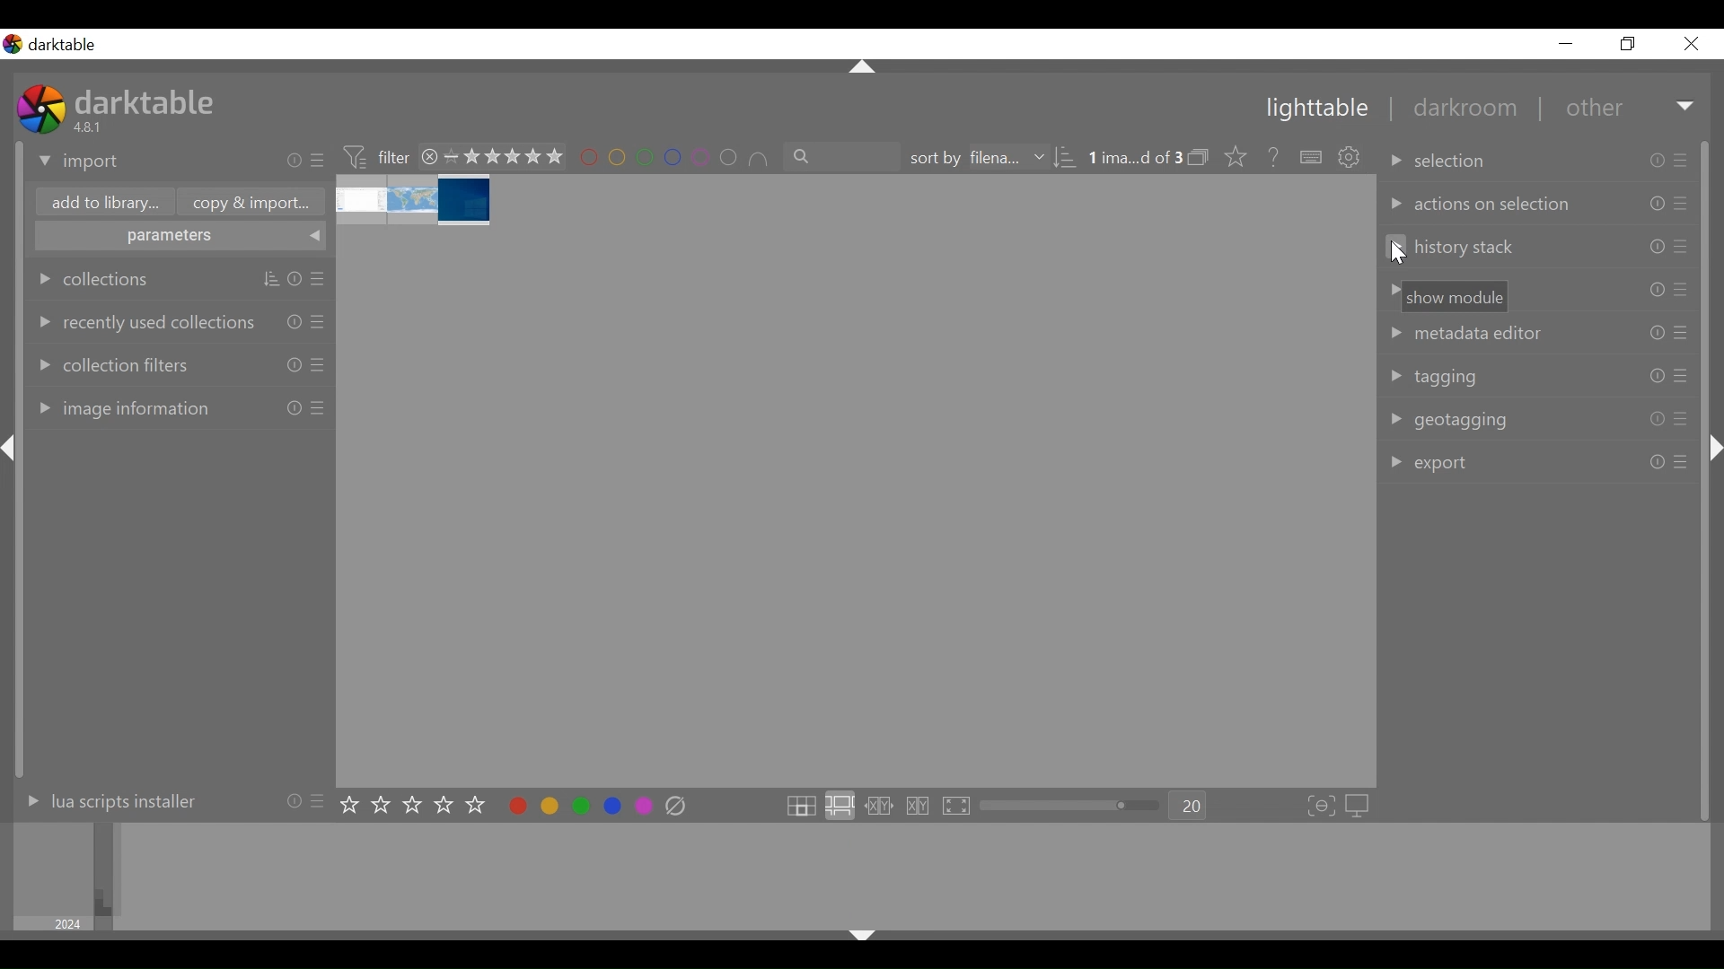 This screenshot has height=969, width=1724. What do you see at coordinates (91, 127) in the screenshot?
I see `version` at bounding box center [91, 127].